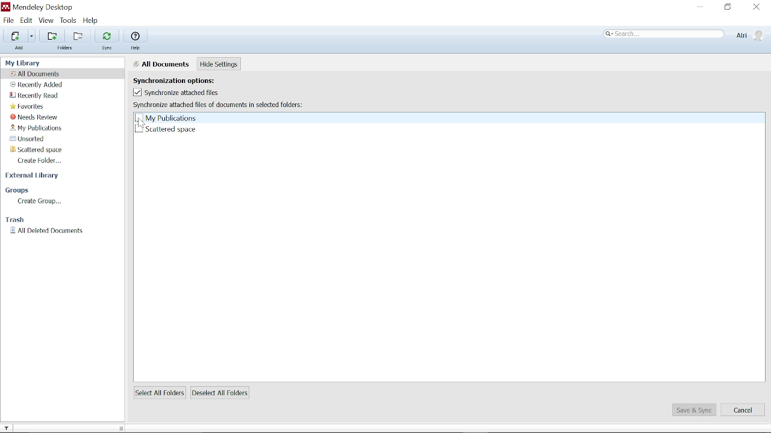  What do you see at coordinates (175, 93) in the screenshot?
I see `Synchronize attached files` at bounding box center [175, 93].